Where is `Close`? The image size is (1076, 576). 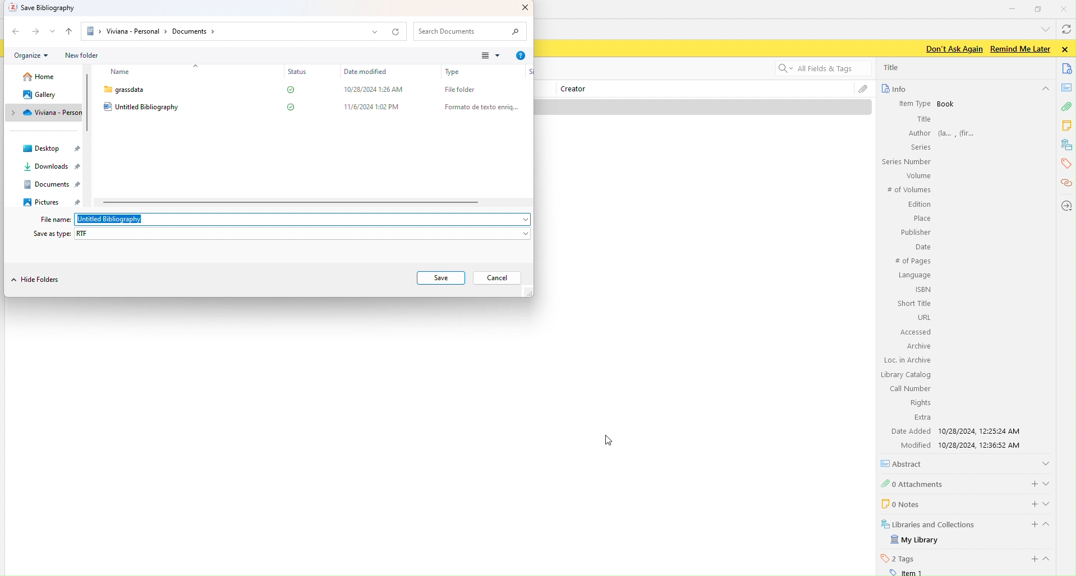
Close is located at coordinates (521, 8).